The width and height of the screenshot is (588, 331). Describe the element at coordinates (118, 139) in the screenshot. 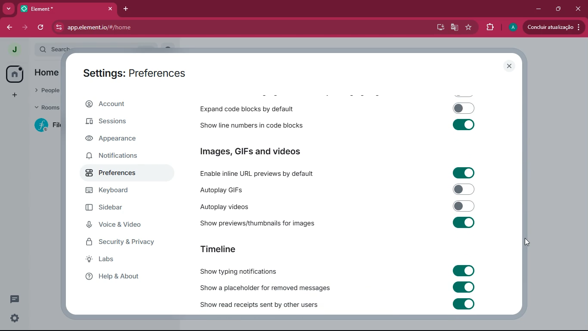

I see `appearance` at that location.